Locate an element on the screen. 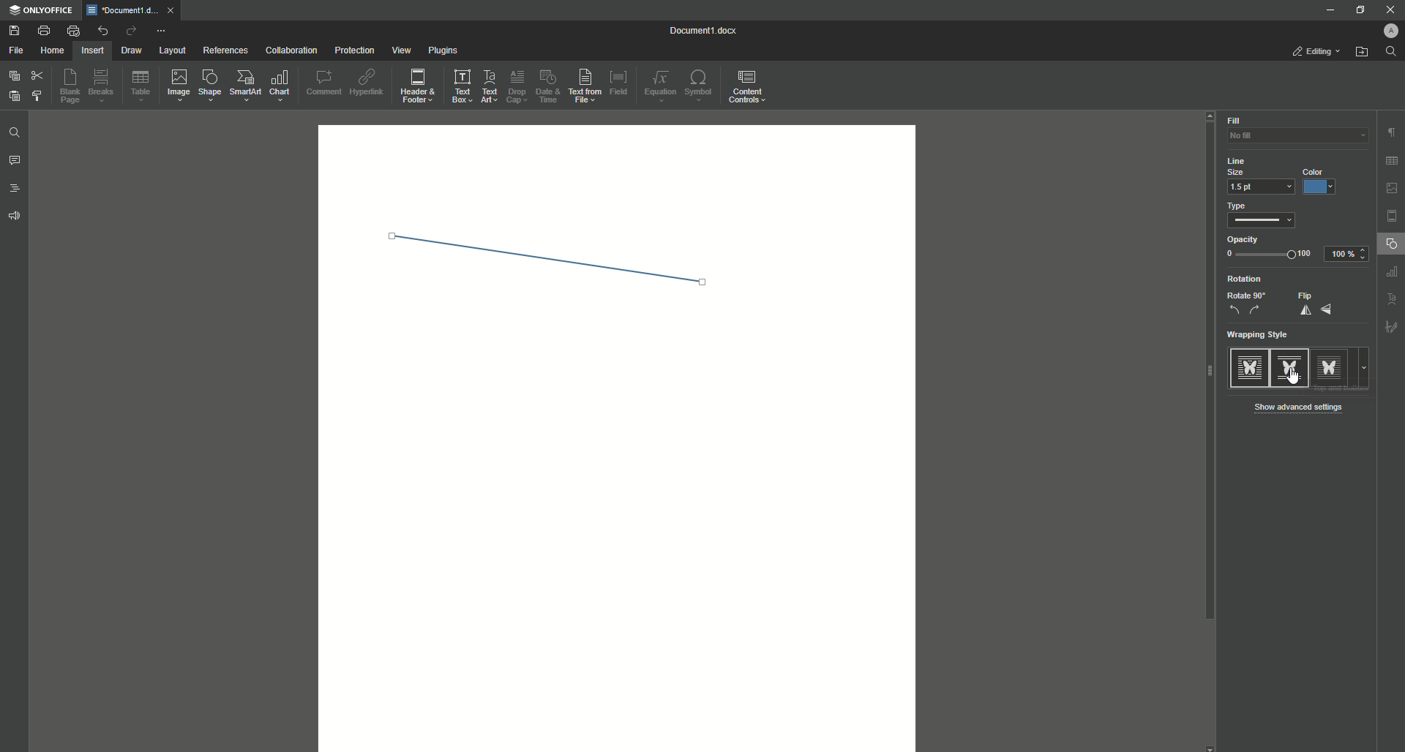 This screenshot has height=752, width=1405. Paste is located at coordinates (12, 97).